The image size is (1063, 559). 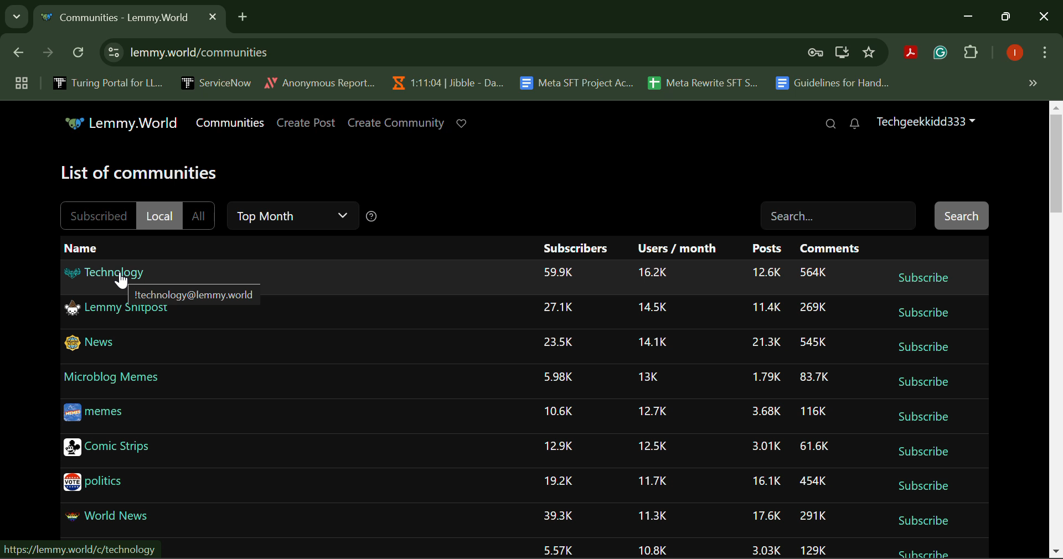 What do you see at coordinates (213, 16) in the screenshot?
I see `Close Tab` at bounding box center [213, 16].